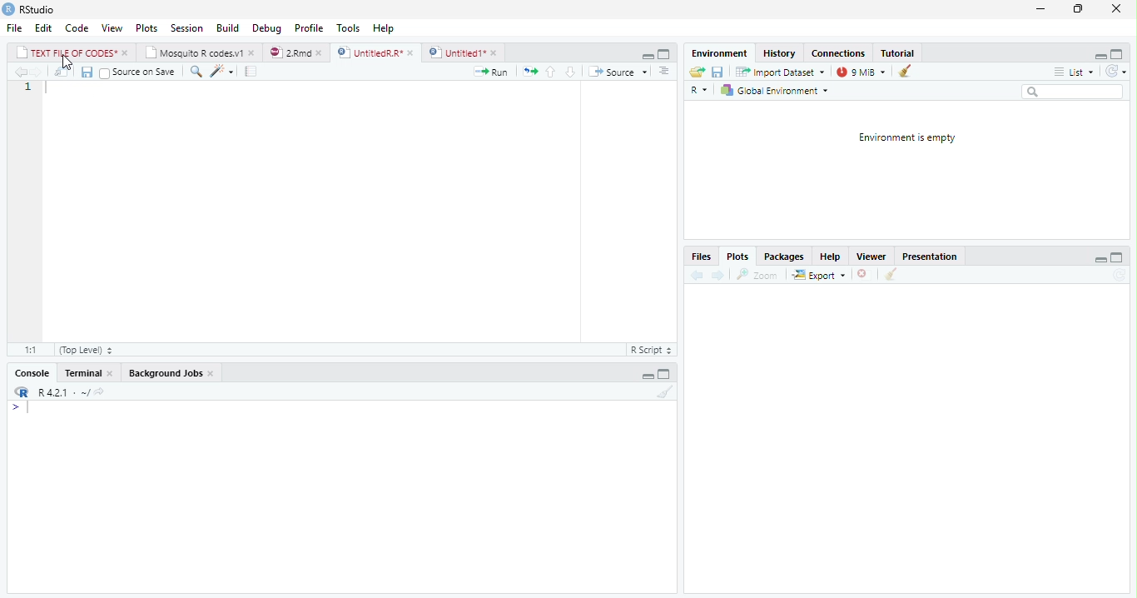  Describe the element at coordinates (12, 29) in the screenshot. I see `File` at that location.